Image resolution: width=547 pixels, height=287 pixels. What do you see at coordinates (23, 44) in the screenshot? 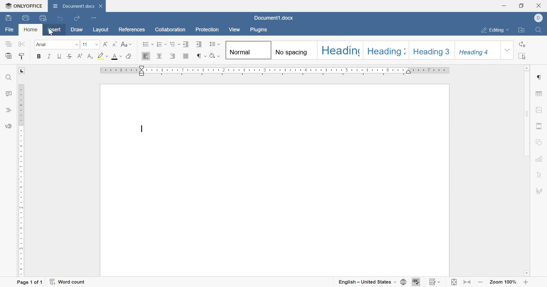
I see `Cut` at bounding box center [23, 44].